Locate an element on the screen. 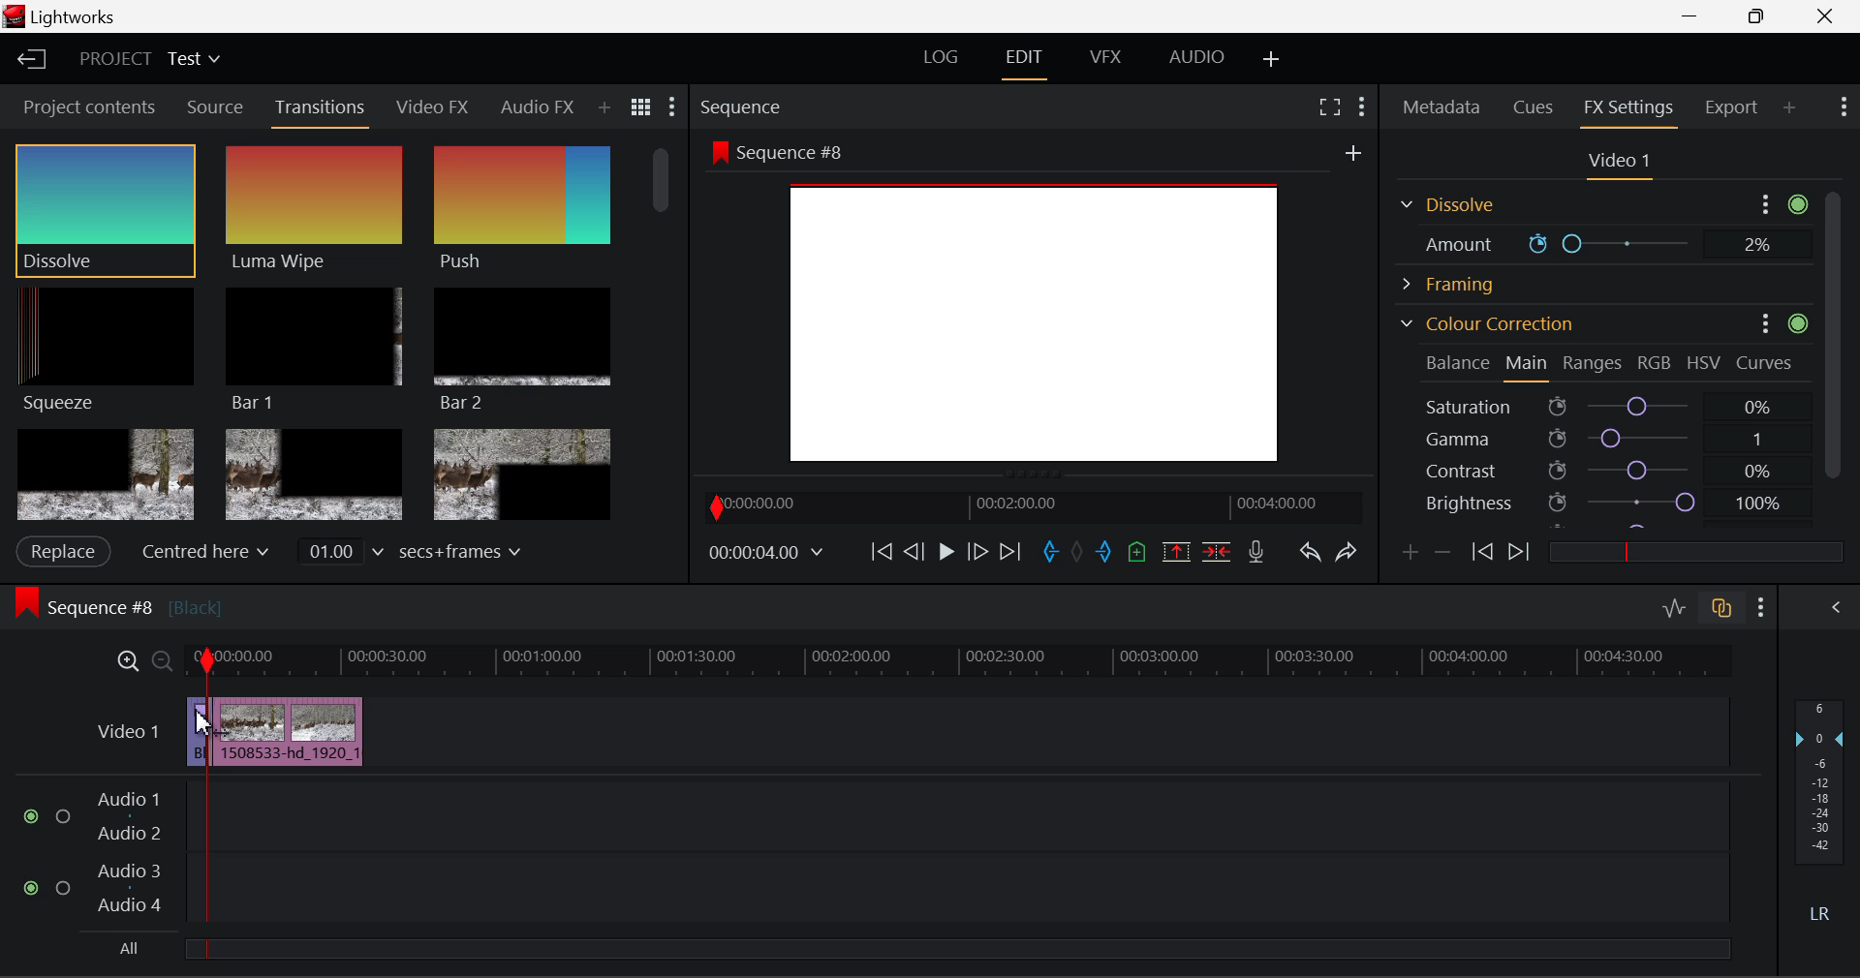 This screenshot has height=978, width=1860. Ranges is located at coordinates (1589, 363).